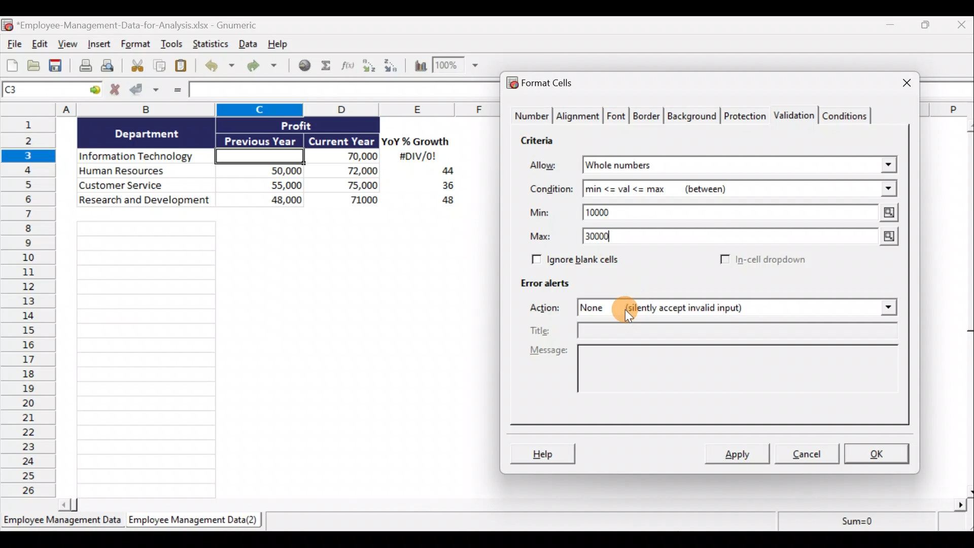  I want to click on Ignore blank cells, so click(590, 260).